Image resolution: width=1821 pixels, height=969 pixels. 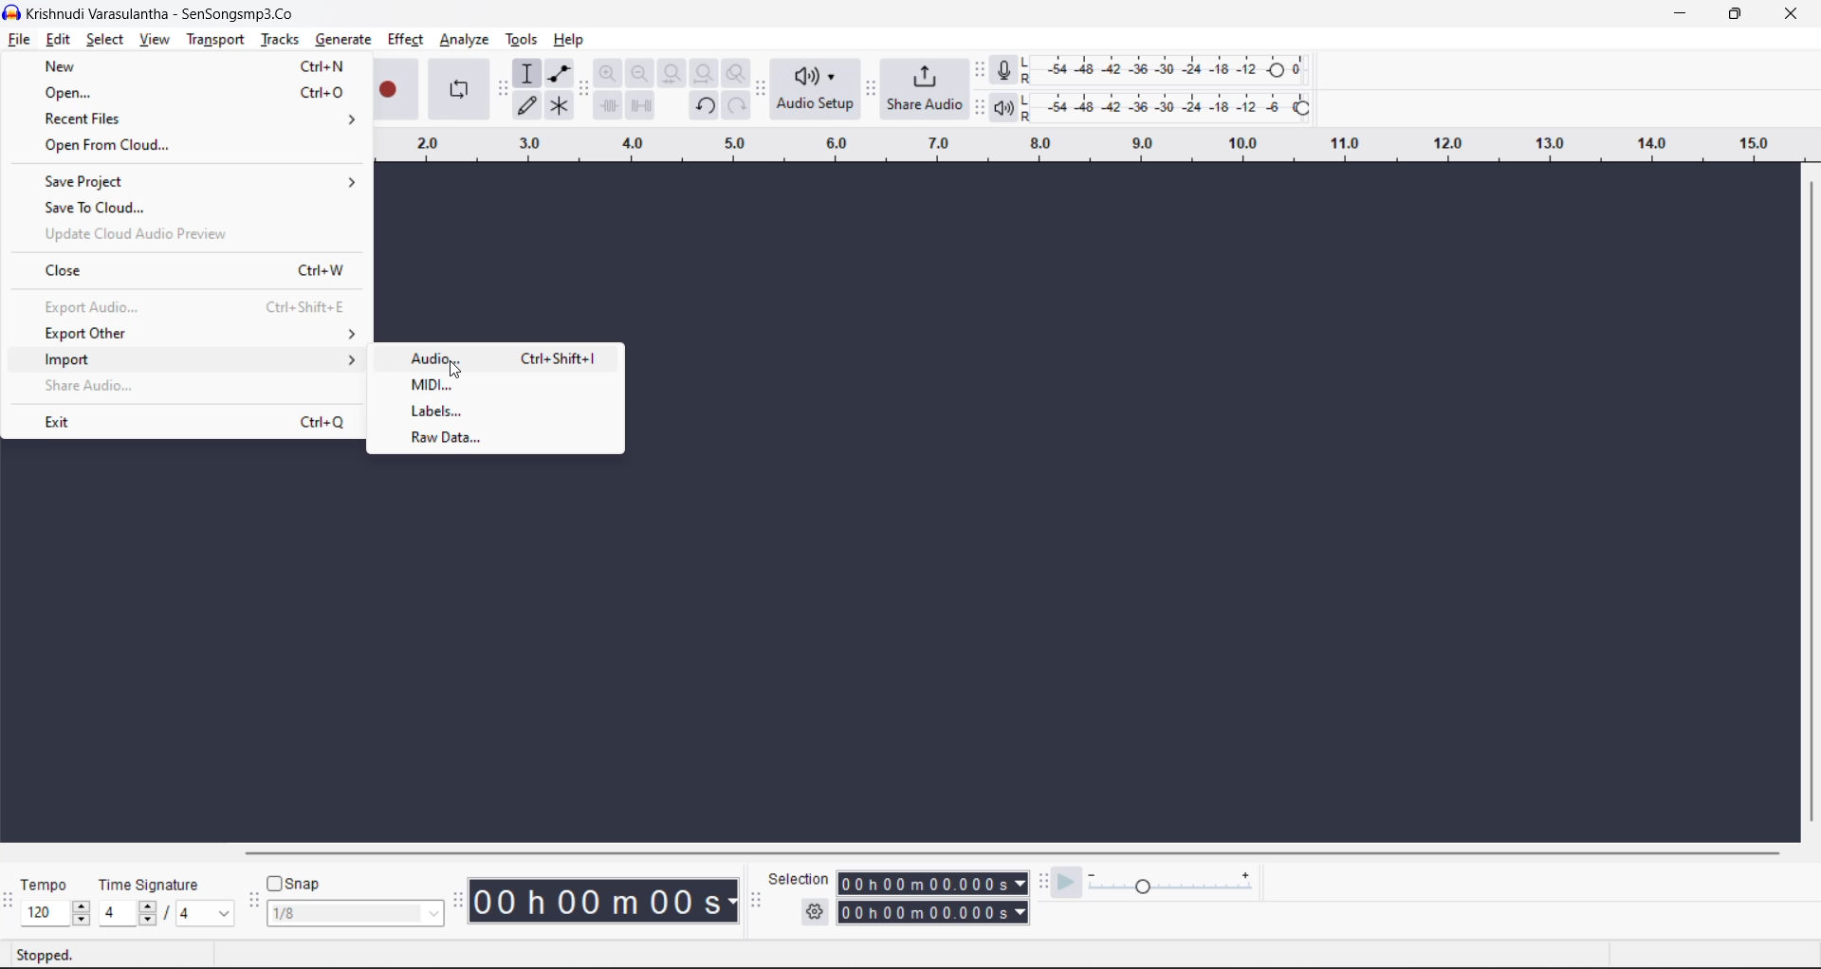 What do you see at coordinates (978, 107) in the screenshot?
I see `playback meter toolbar` at bounding box center [978, 107].